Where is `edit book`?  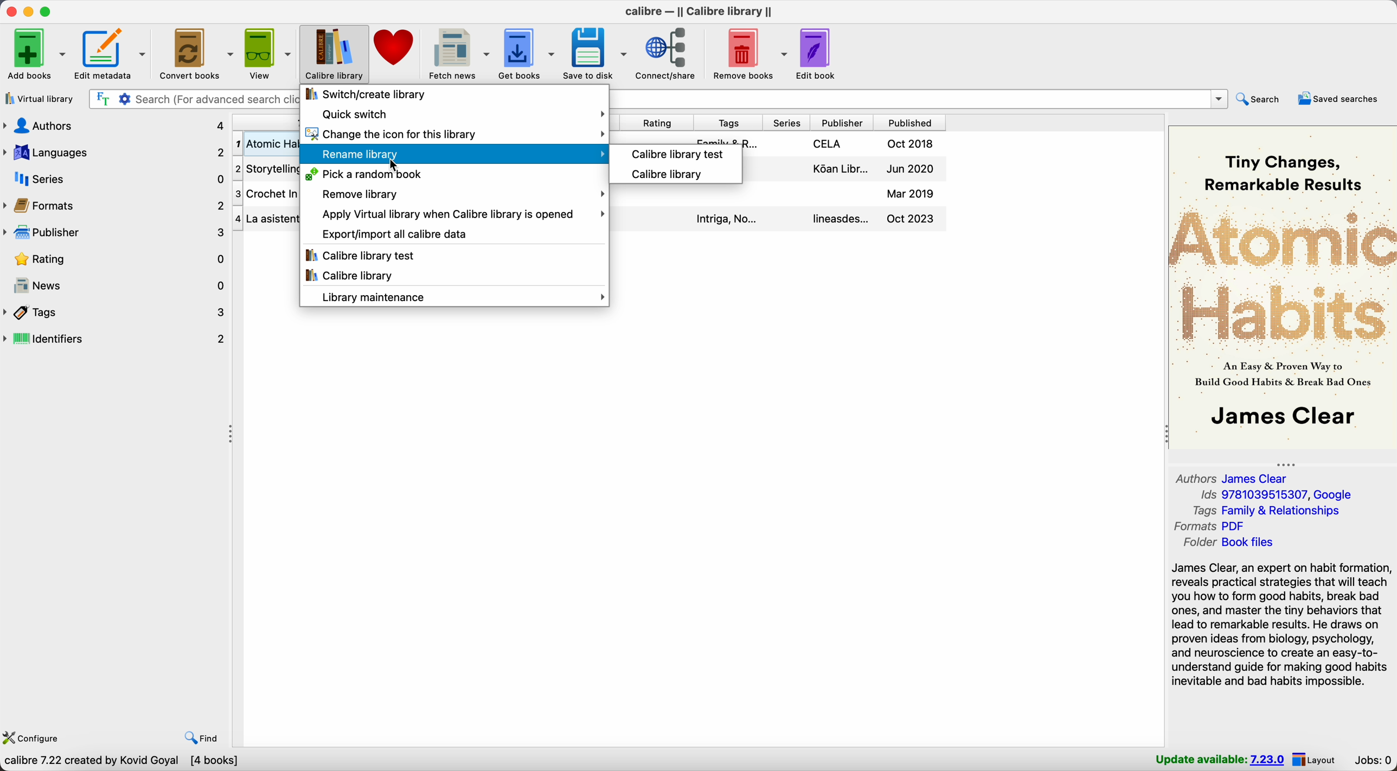
edit book is located at coordinates (818, 54).